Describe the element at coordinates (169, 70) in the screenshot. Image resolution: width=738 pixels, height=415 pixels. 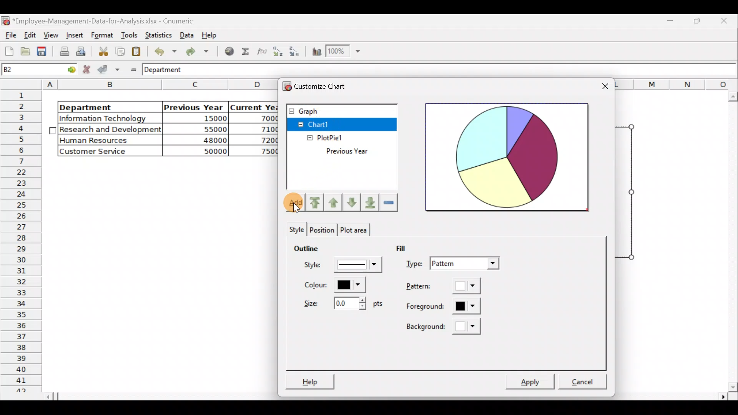
I see `Department` at that location.